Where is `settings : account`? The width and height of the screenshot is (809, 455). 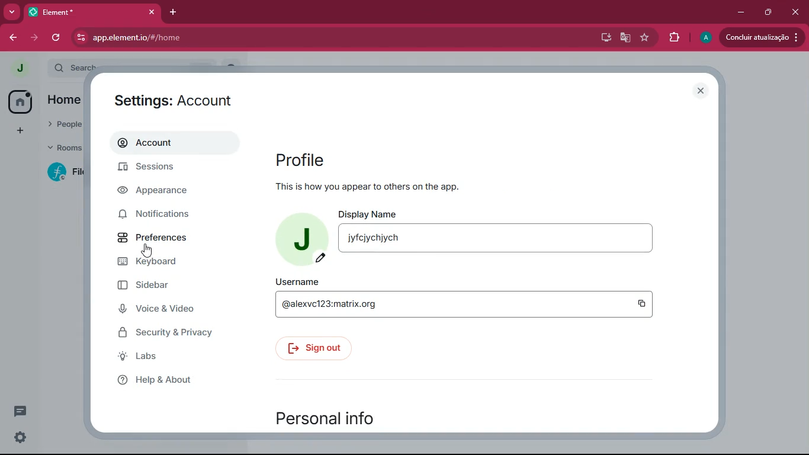
settings : account is located at coordinates (171, 100).